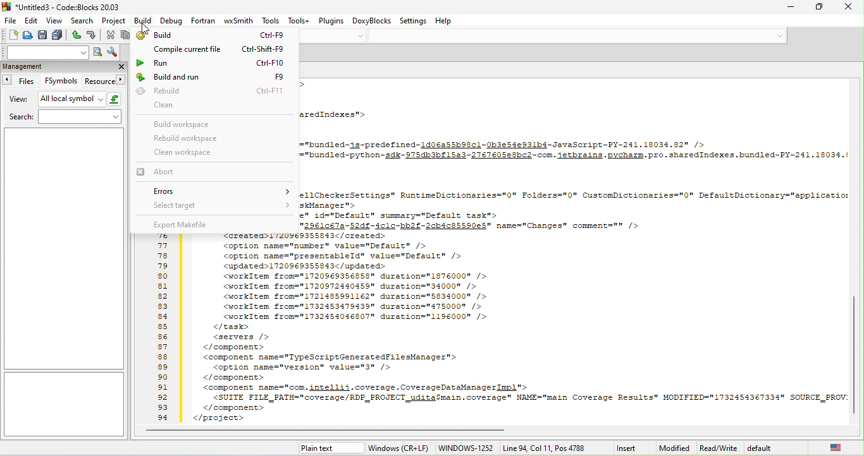 The image size is (864, 456). What do you see at coordinates (31, 20) in the screenshot?
I see `edit` at bounding box center [31, 20].